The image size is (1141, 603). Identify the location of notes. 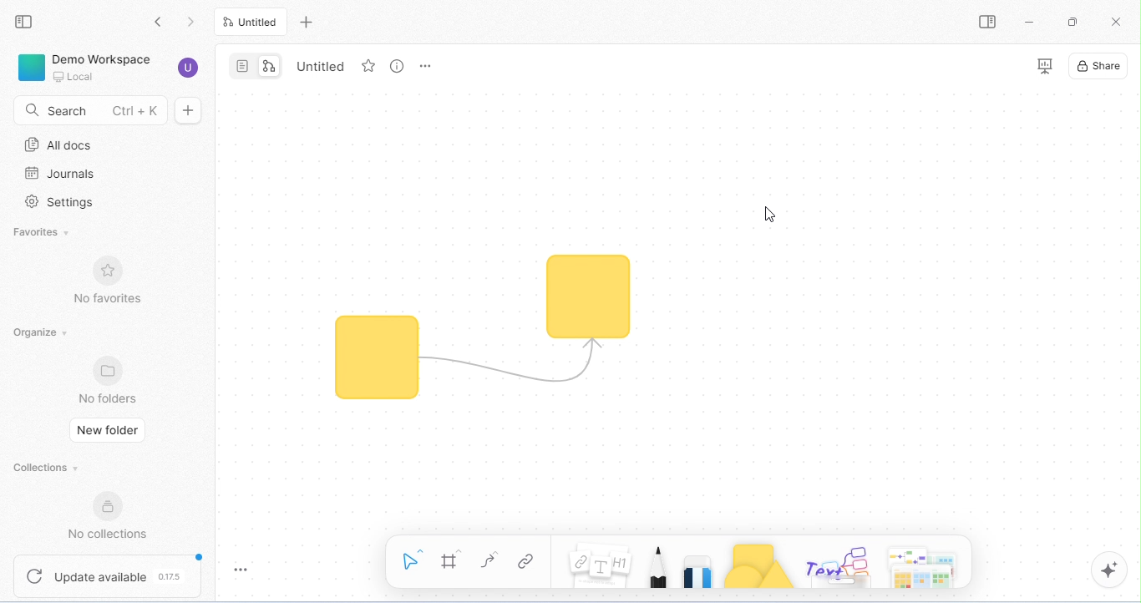
(600, 566).